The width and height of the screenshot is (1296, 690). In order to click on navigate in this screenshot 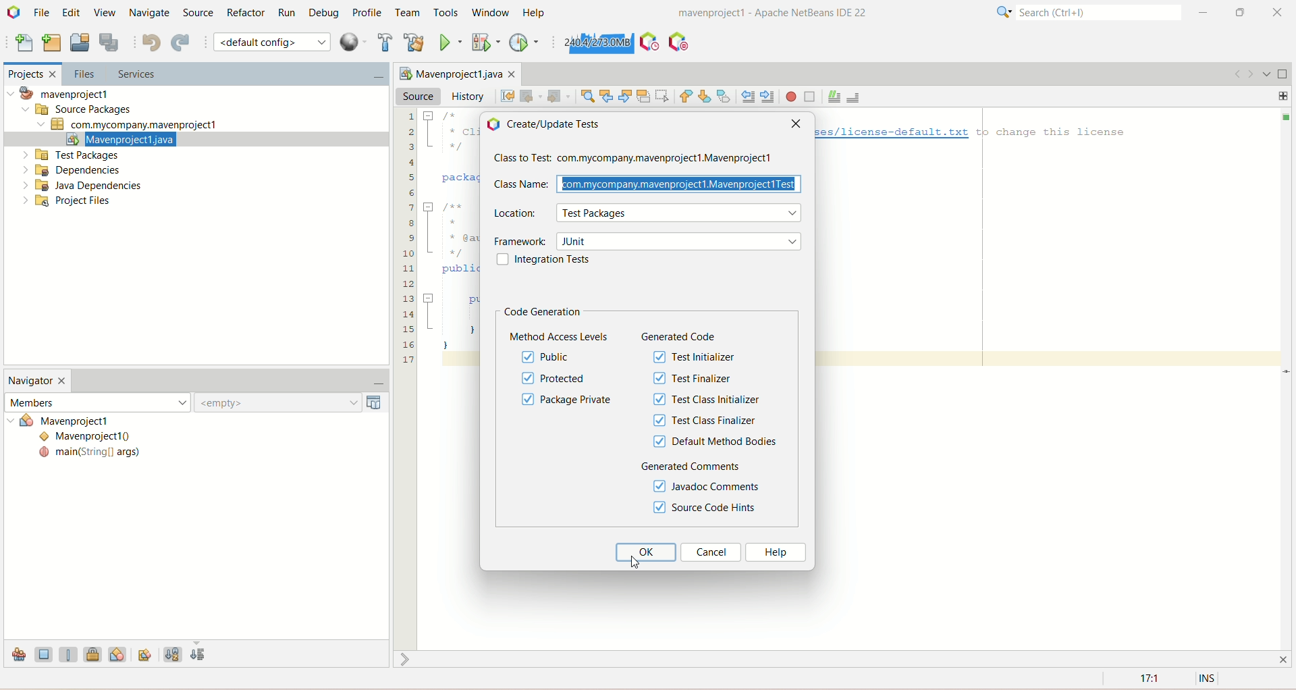, I will do `click(148, 14)`.